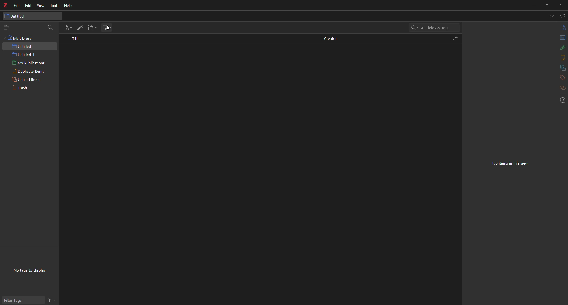 This screenshot has height=305, width=568. Describe the element at coordinates (17, 5) in the screenshot. I see `file` at that location.